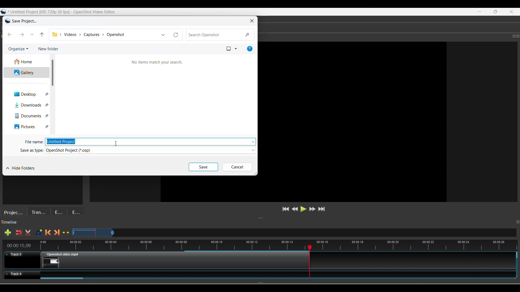 This screenshot has width=520, height=292. Describe the element at coordinates (509, 36) in the screenshot. I see `maximize` at that location.